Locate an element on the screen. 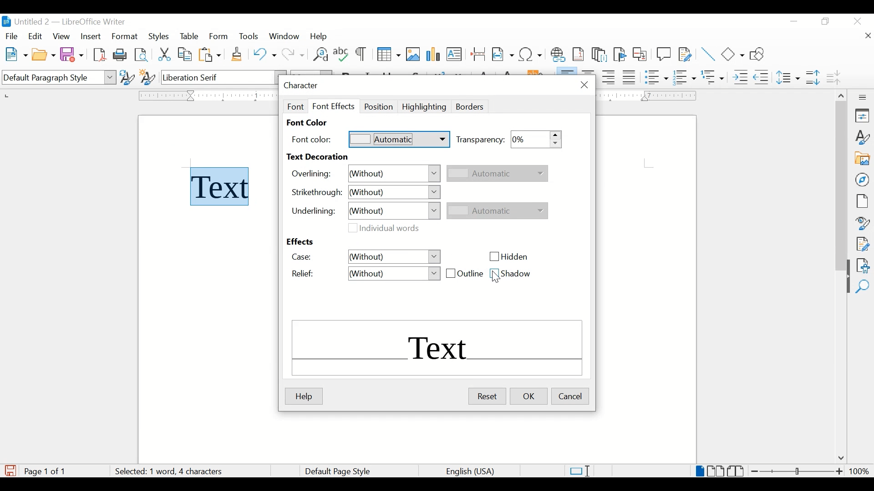 This screenshot has height=491, width=874. automatic dropdown inactive is located at coordinates (497, 173).